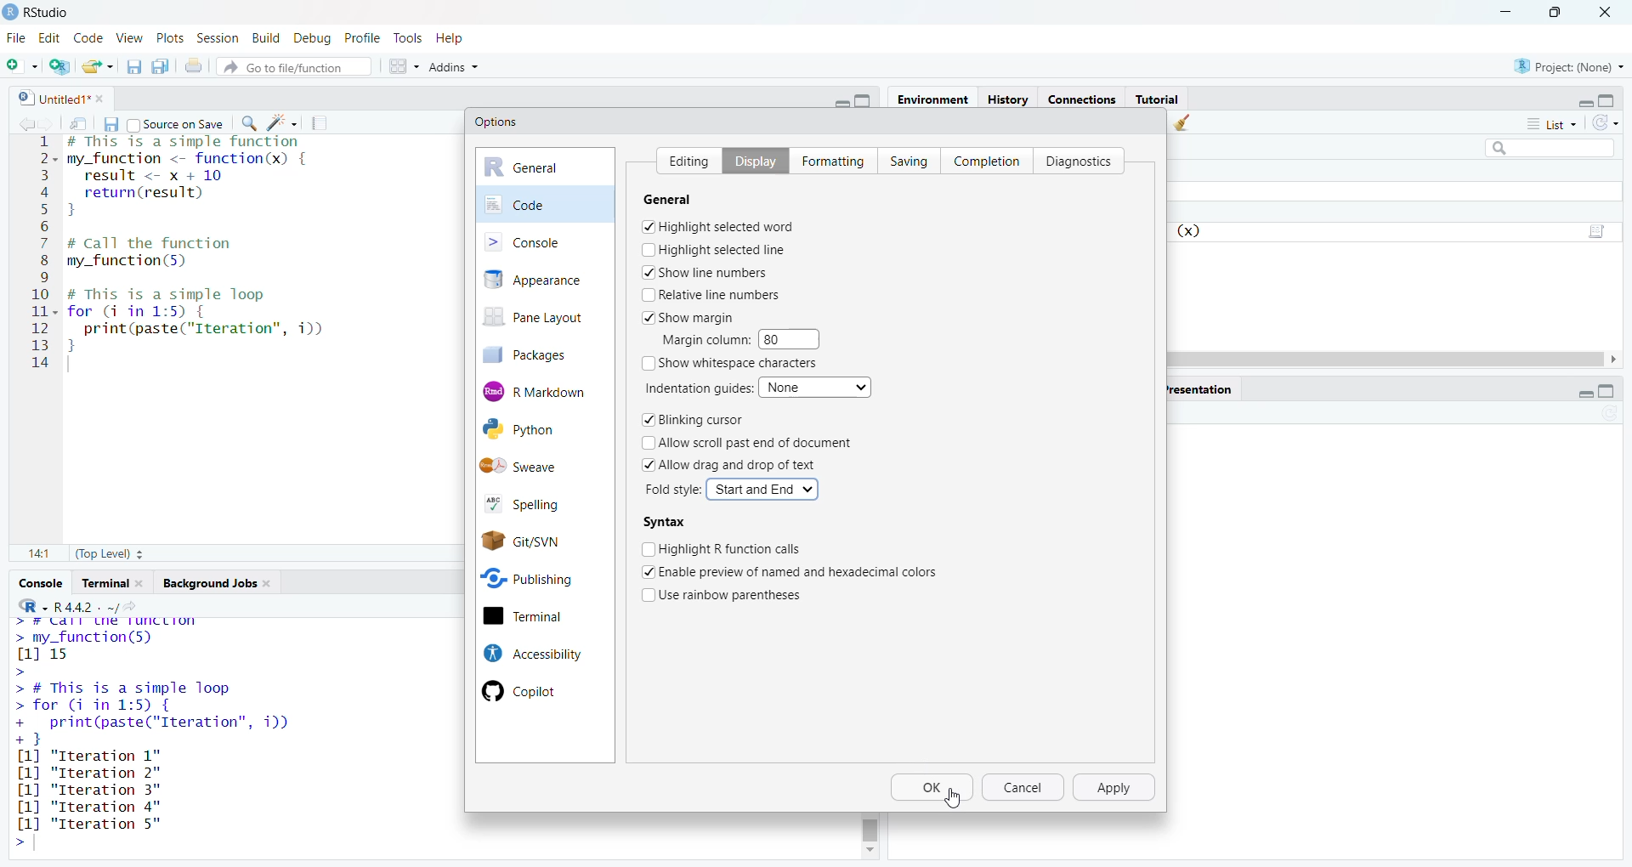 The width and height of the screenshot is (1632, 867). What do you see at coordinates (16, 37) in the screenshot?
I see `File` at bounding box center [16, 37].